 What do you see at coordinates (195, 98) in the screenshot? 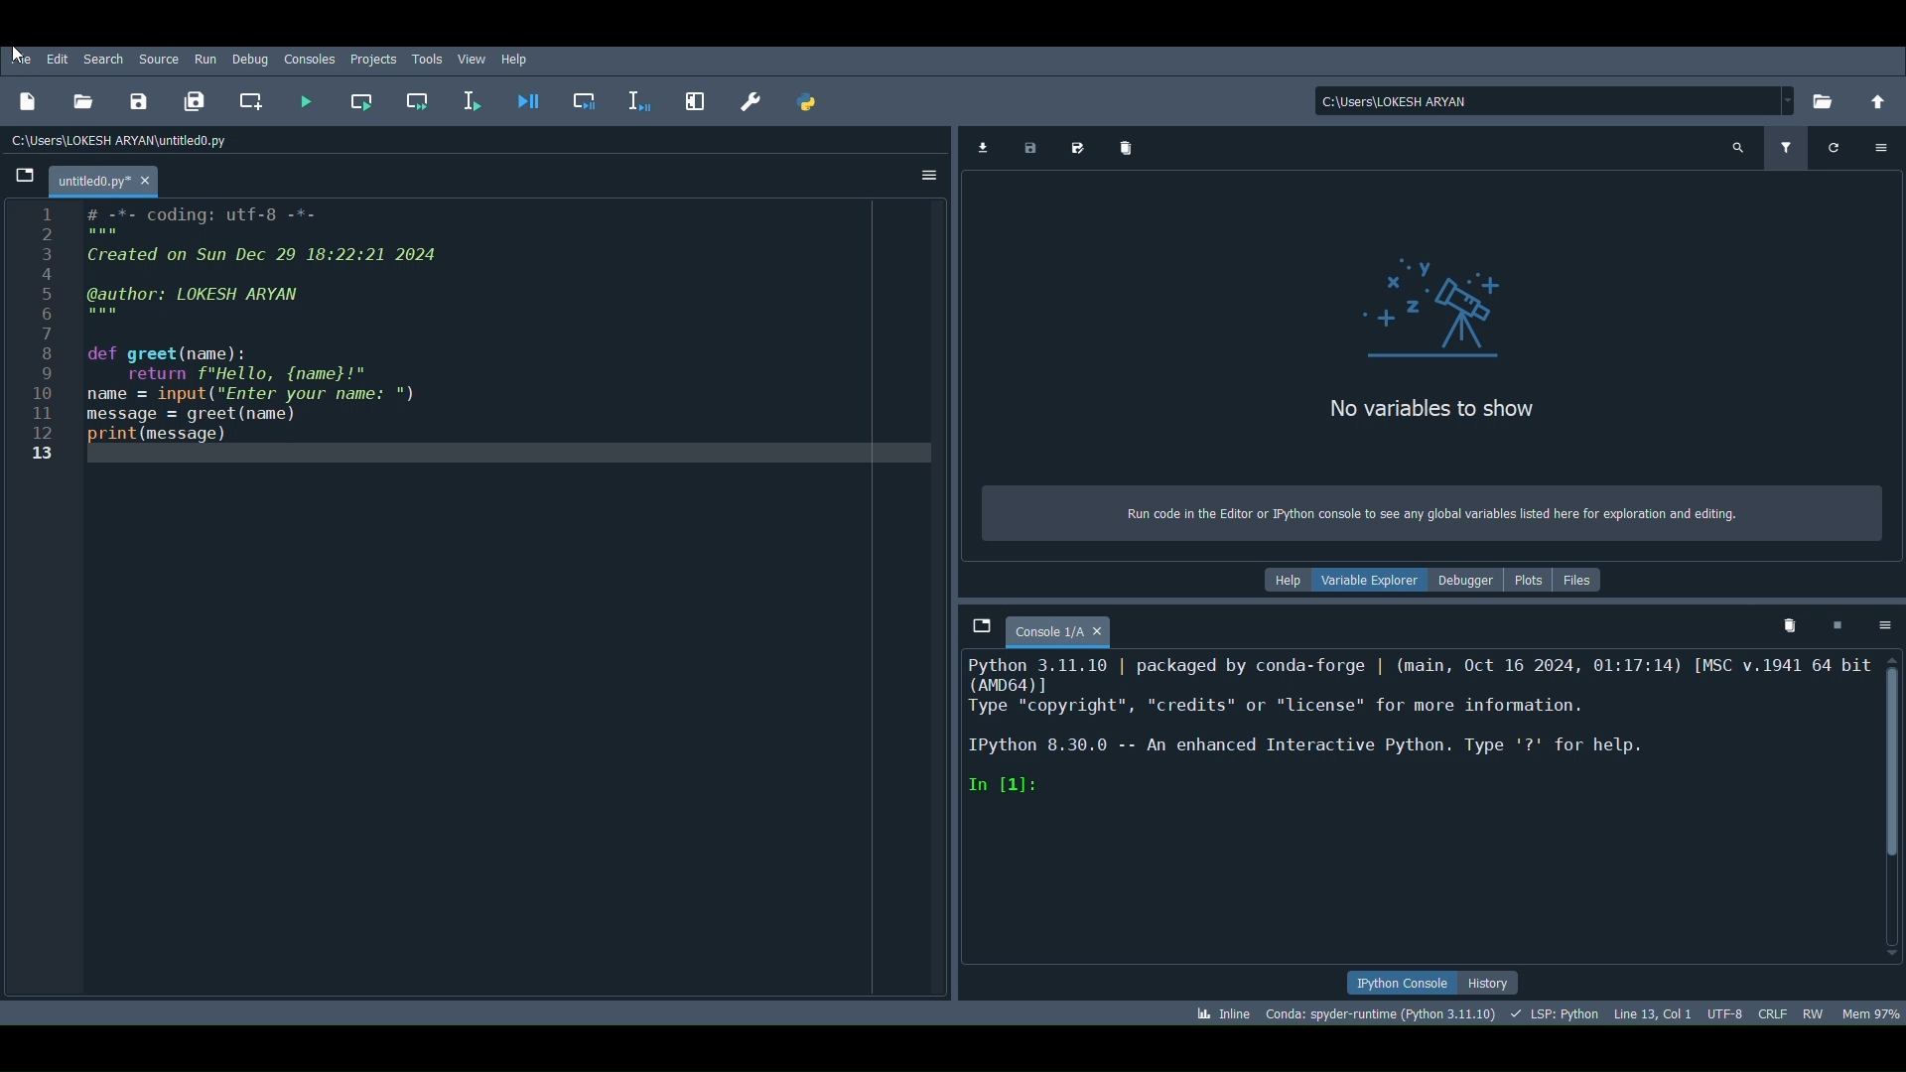
I see `Save all files (Ctrl + Alt + S)` at bounding box center [195, 98].